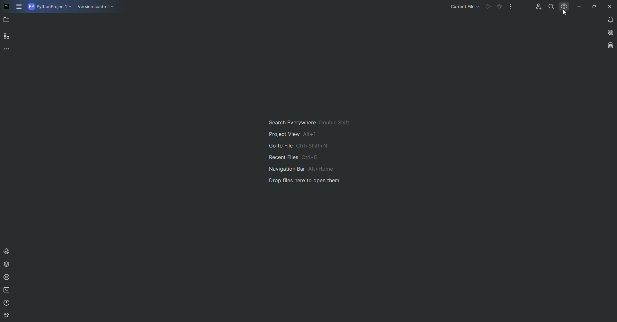 The width and height of the screenshot is (617, 322). What do you see at coordinates (49, 7) in the screenshot?
I see `Python project` at bounding box center [49, 7].